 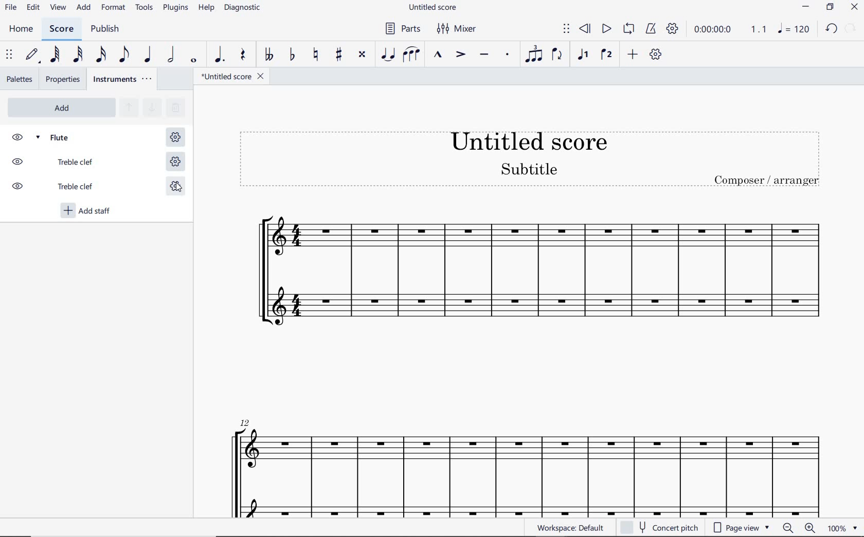 I want to click on cursor, so click(x=178, y=189).